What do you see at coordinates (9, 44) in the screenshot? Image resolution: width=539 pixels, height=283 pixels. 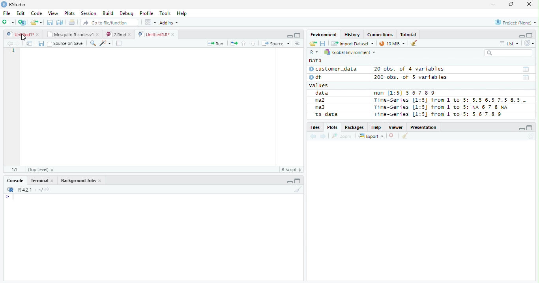 I see `Previous` at bounding box center [9, 44].